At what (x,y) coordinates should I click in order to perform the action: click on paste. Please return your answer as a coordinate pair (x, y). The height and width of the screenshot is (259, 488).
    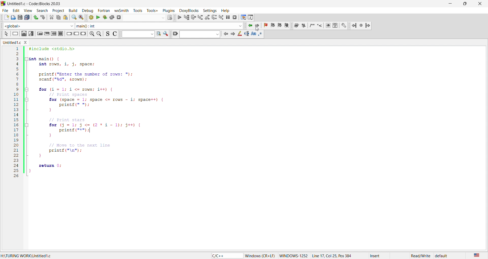
    Looking at the image, I should click on (65, 17).